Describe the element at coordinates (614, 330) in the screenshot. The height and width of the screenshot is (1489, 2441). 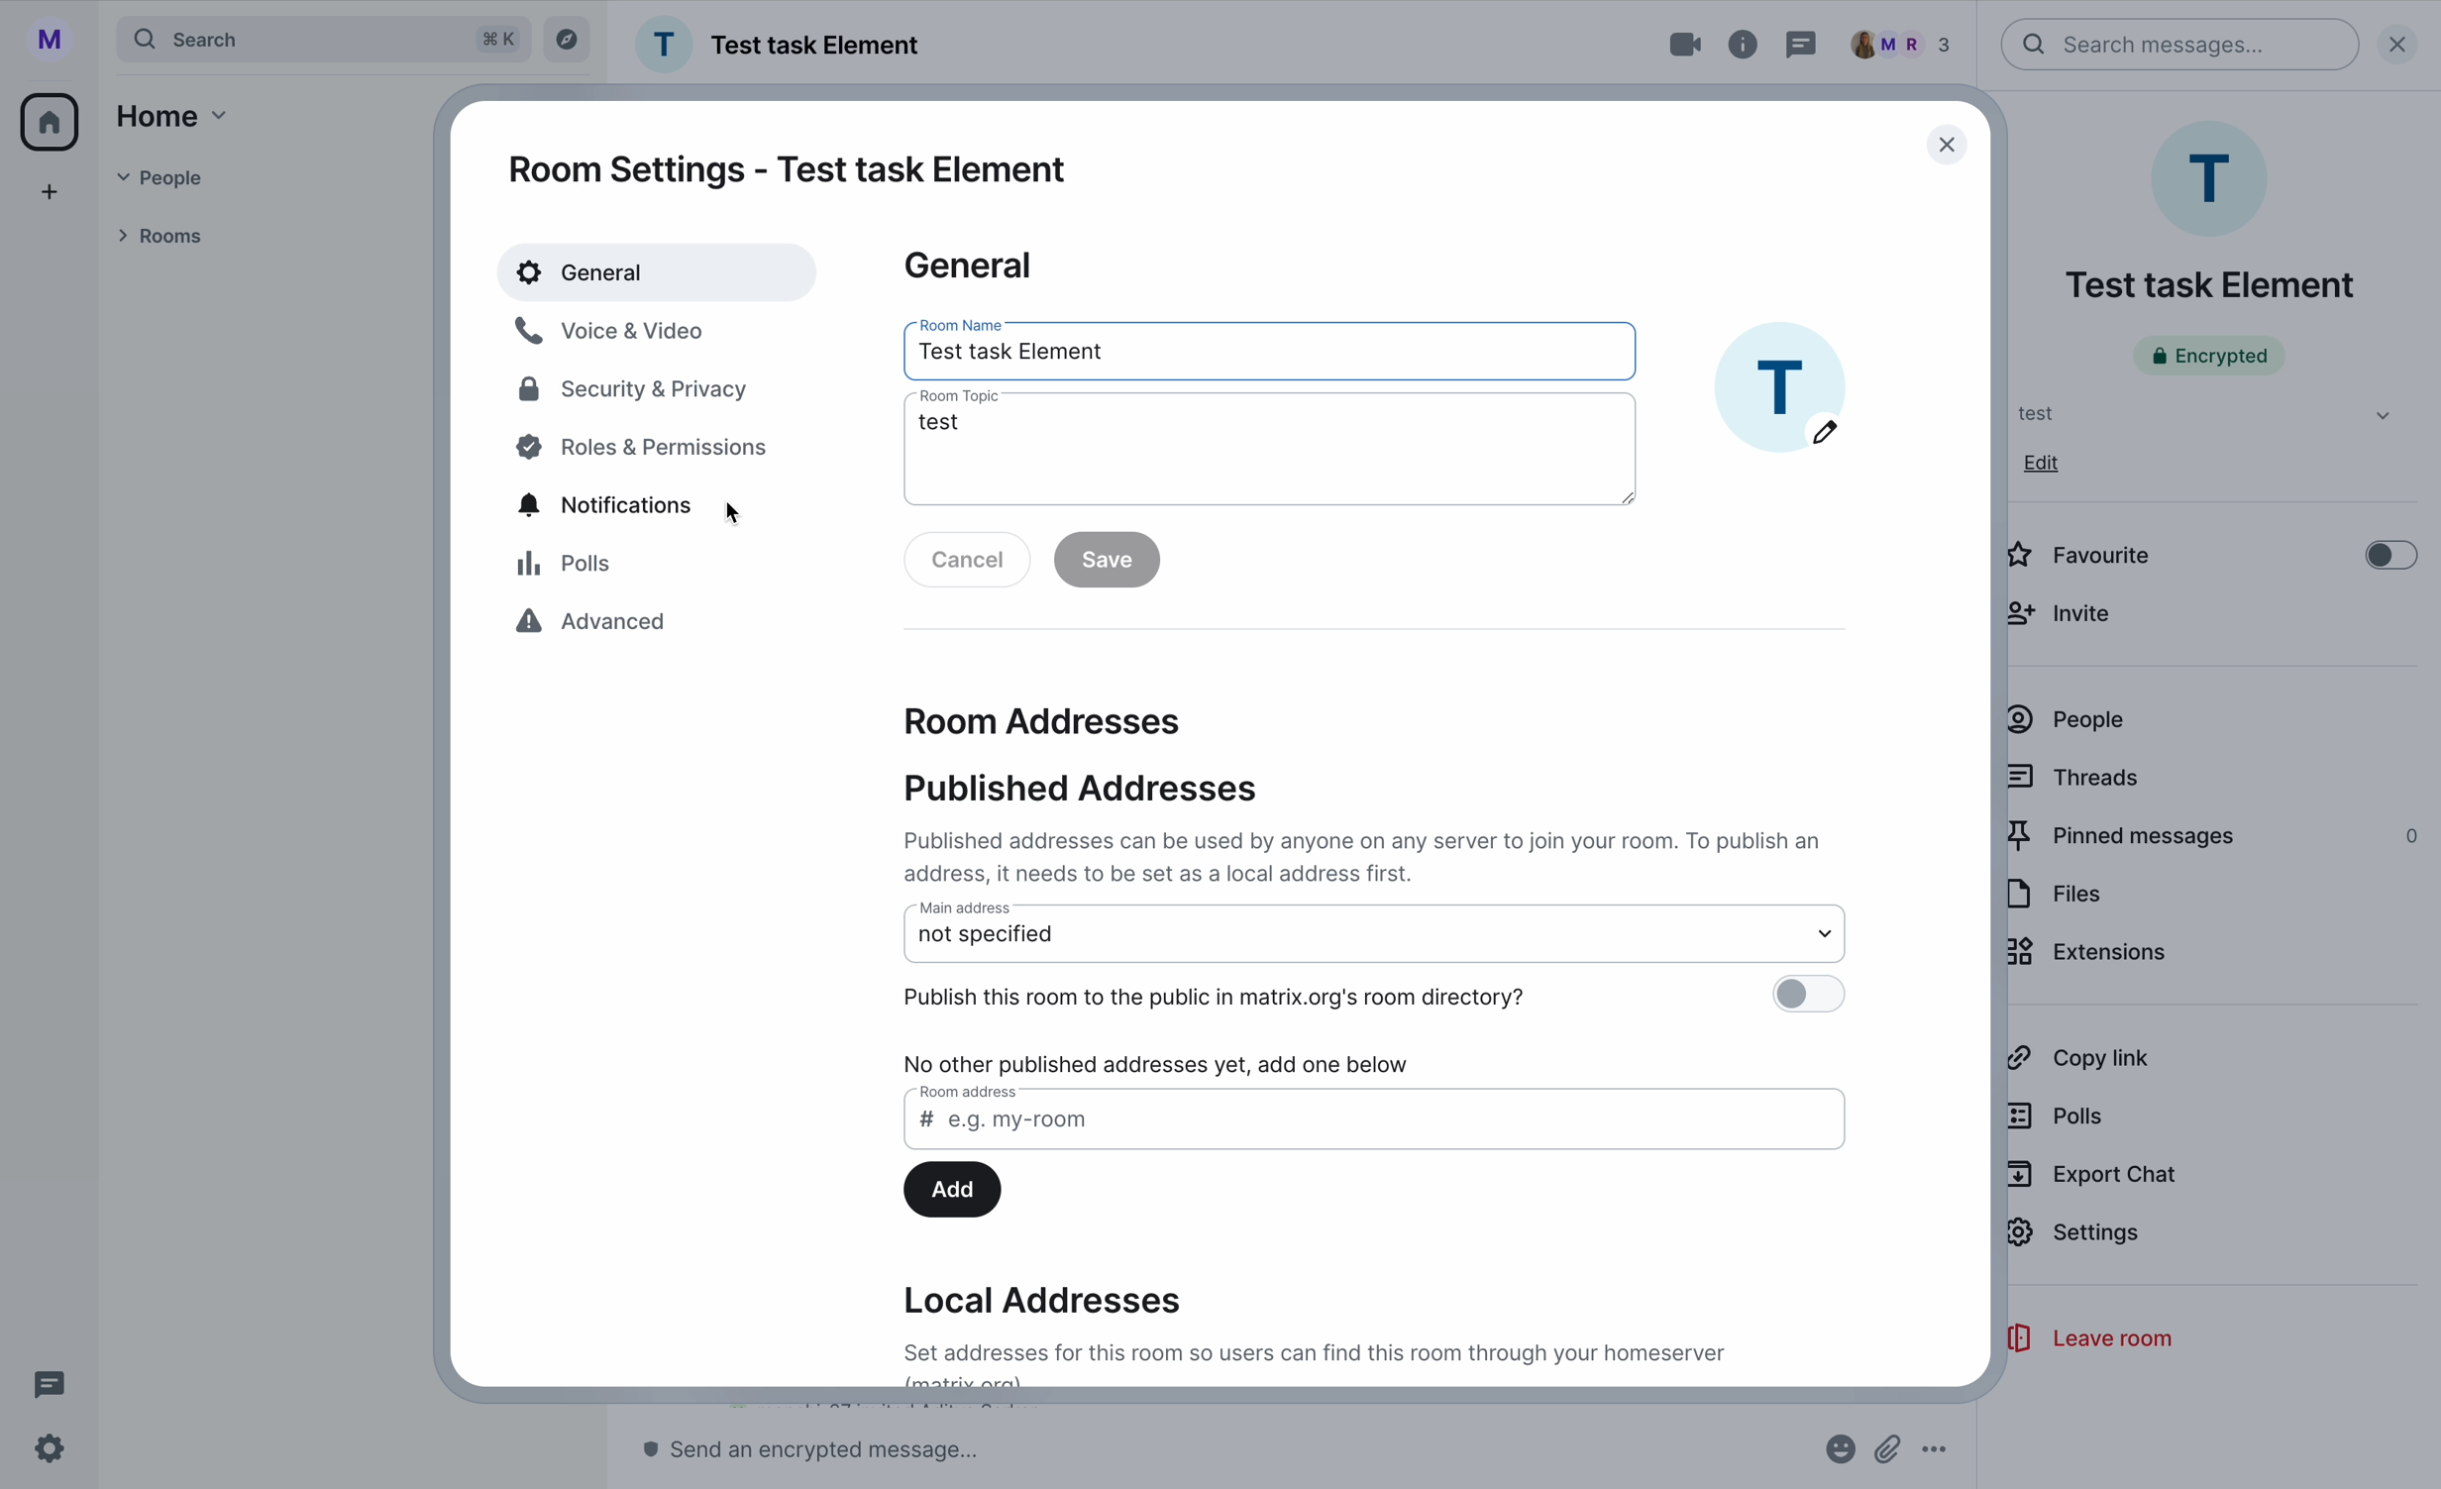
I see `voice & video` at that location.